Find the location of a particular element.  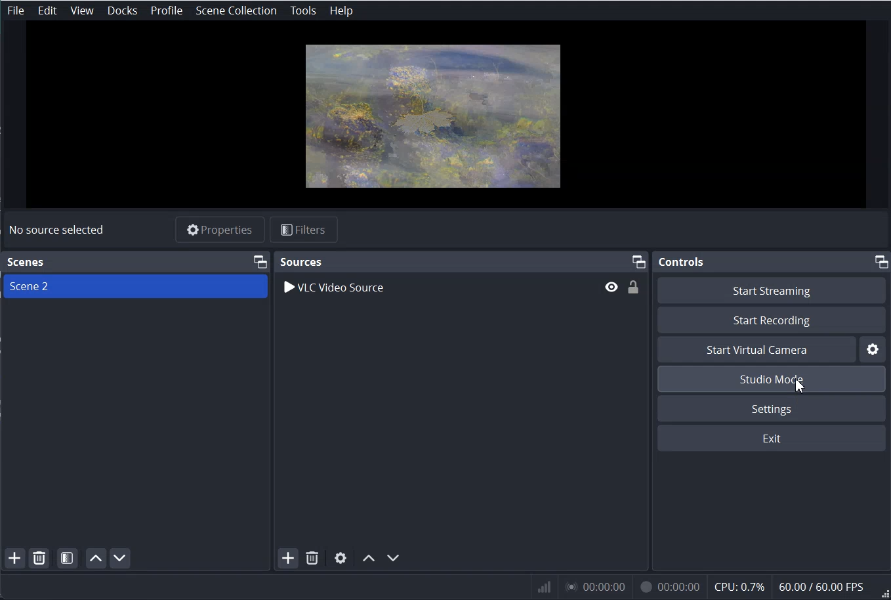

Tools is located at coordinates (303, 11).